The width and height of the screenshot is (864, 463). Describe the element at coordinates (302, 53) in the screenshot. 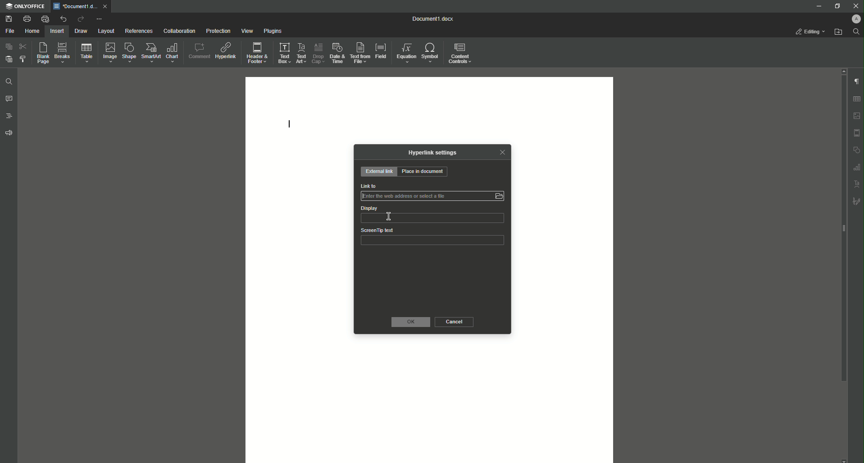

I see `Text Art` at that location.